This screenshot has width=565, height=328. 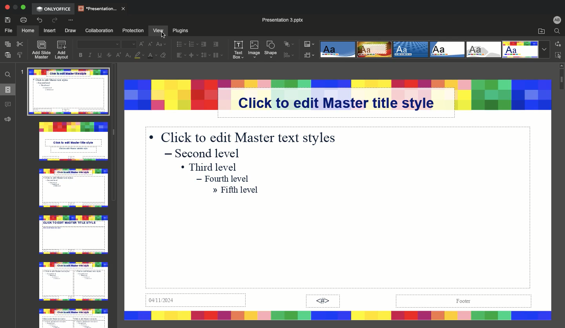 What do you see at coordinates (70, 30) in the screenshot?
I see `Draw` at bounding box center [70, 30].